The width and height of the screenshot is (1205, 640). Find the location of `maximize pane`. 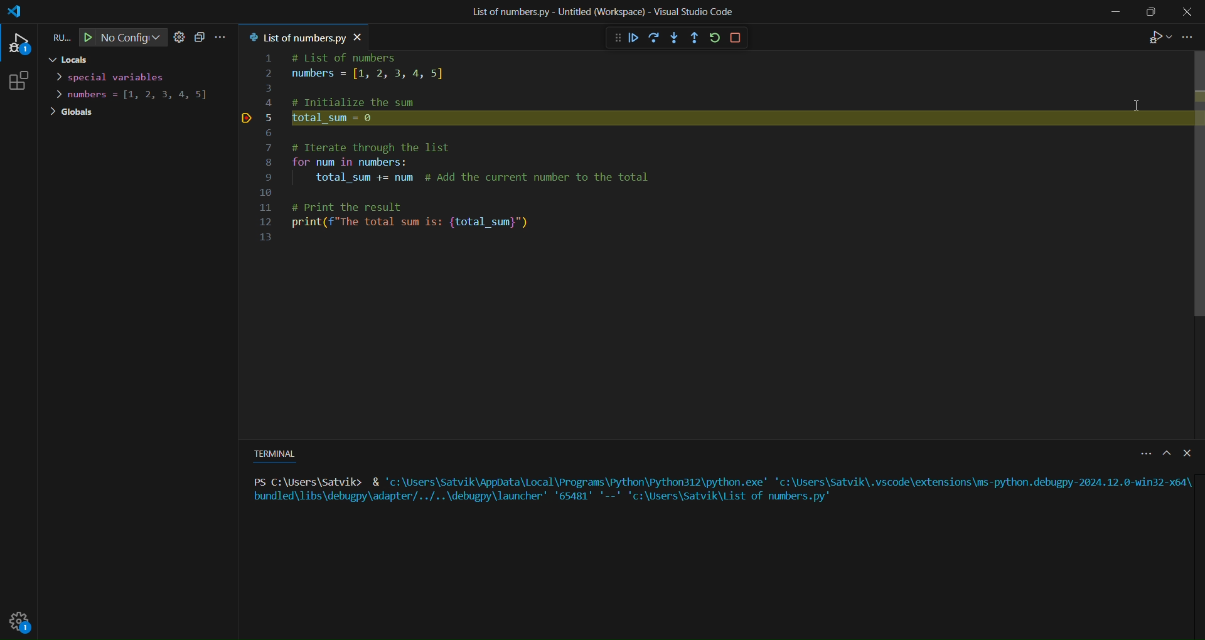

maximize pane is located at coordinates (1166, 455).